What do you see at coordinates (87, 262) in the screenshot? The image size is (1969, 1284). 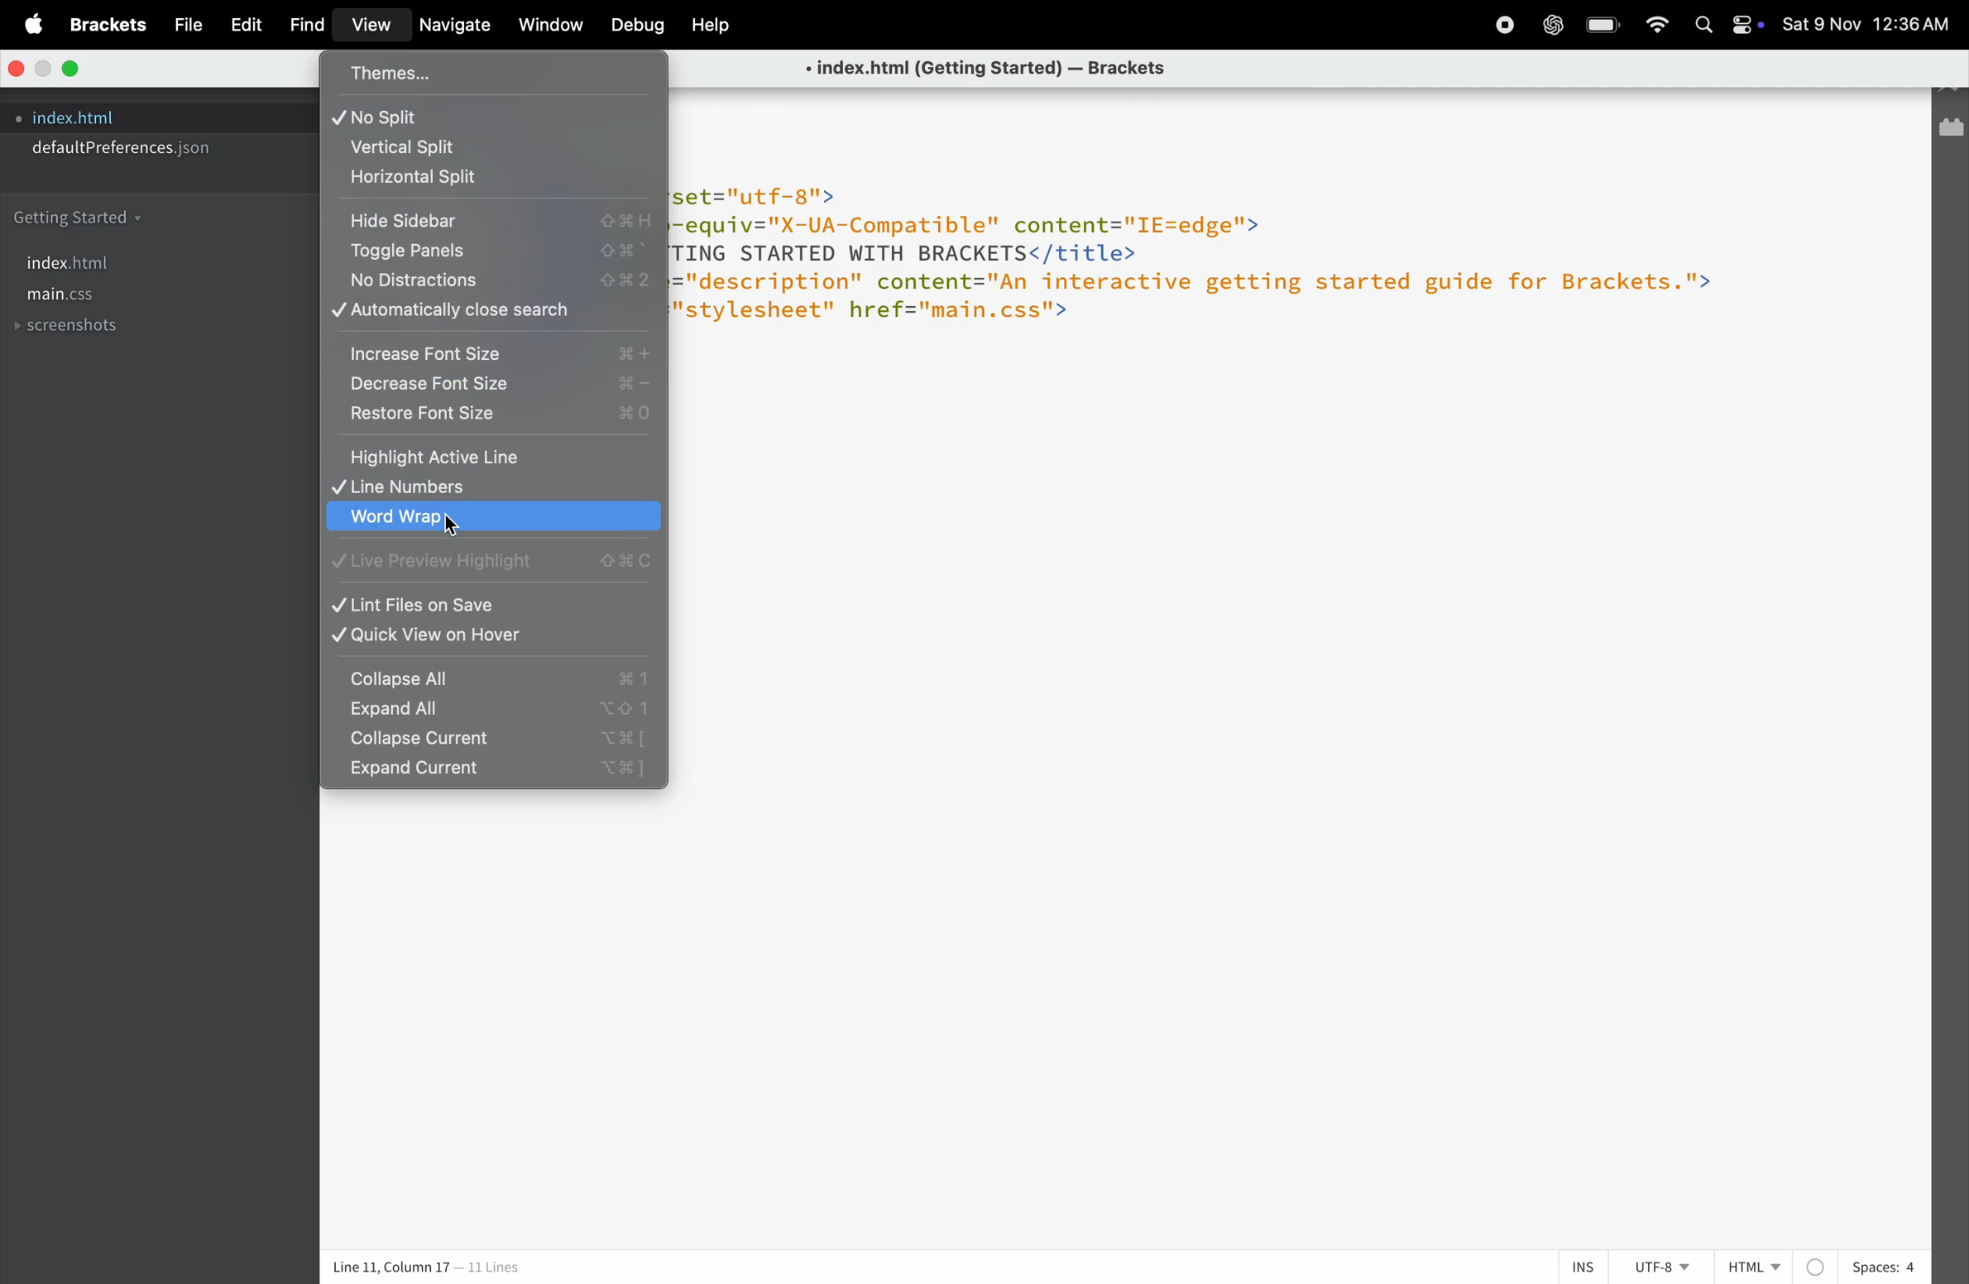 I see `index.html` at bounding box center [87, 262].